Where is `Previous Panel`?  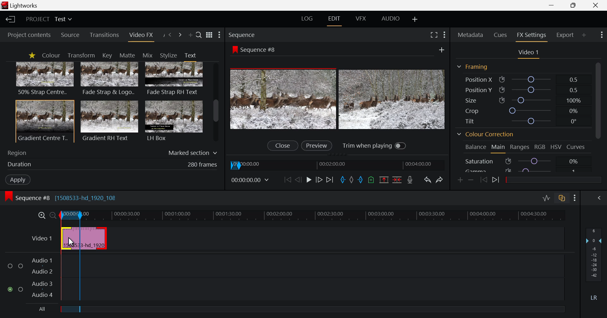
Previous Panel is located at coordinates (170, 34).